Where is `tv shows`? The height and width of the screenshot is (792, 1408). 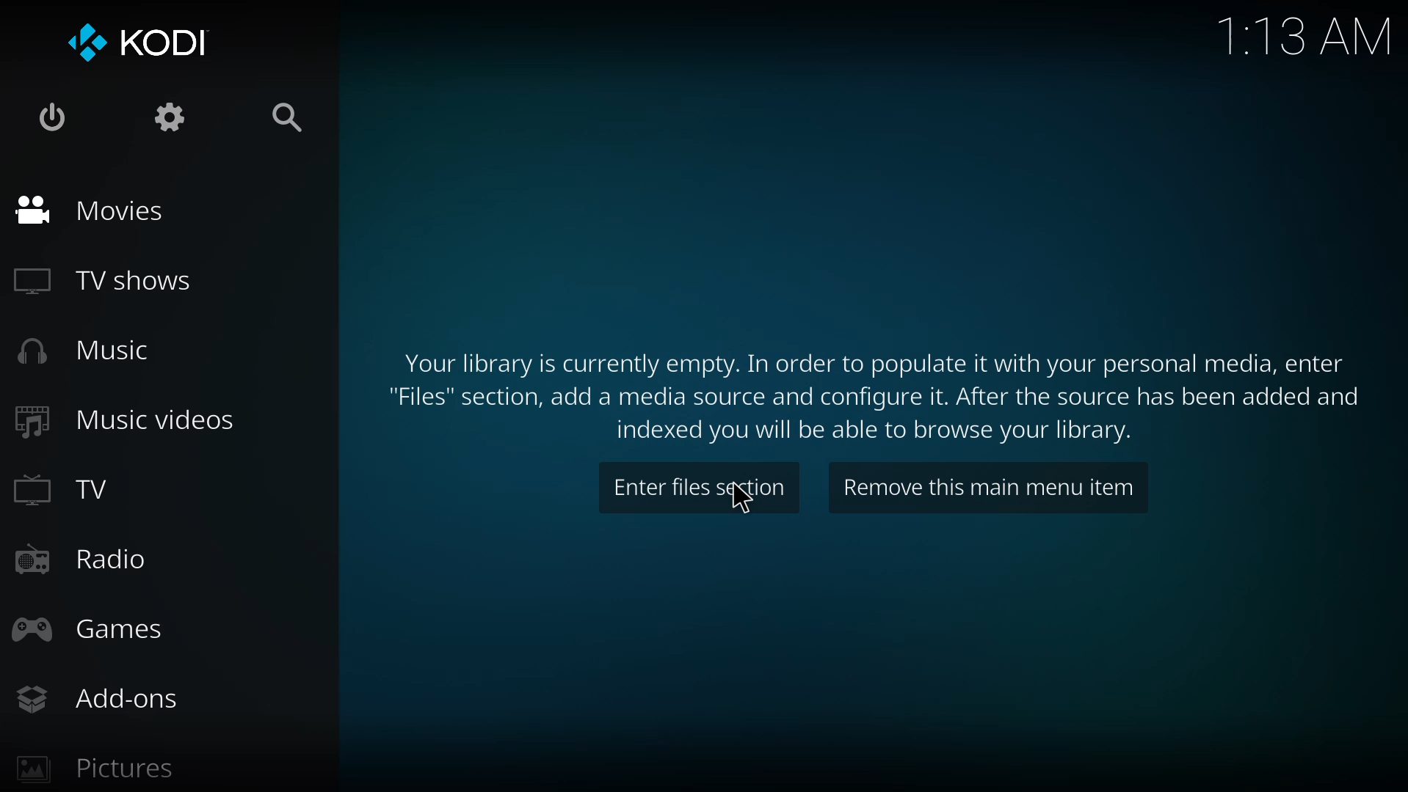
tv shows is located at coordinates (109, 275).